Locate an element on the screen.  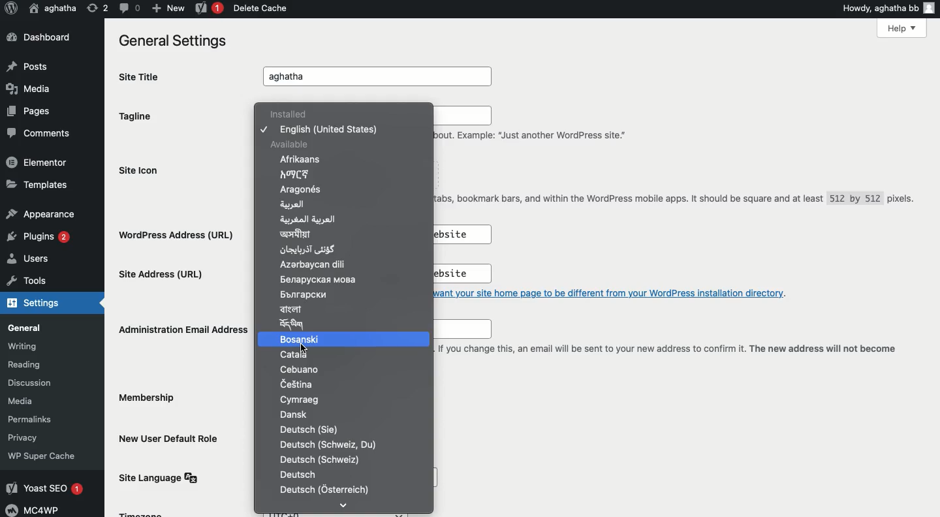
Delete cache is located at coordinates (258, 8).